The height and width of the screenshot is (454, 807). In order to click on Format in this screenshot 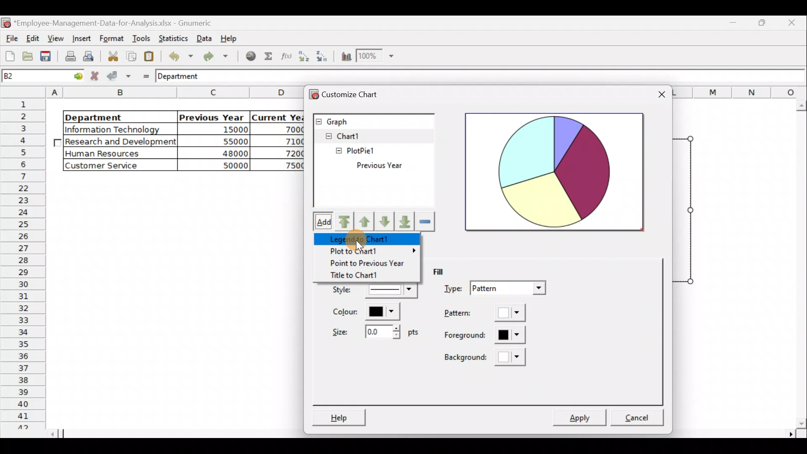, I will do `click(110, 39)`.